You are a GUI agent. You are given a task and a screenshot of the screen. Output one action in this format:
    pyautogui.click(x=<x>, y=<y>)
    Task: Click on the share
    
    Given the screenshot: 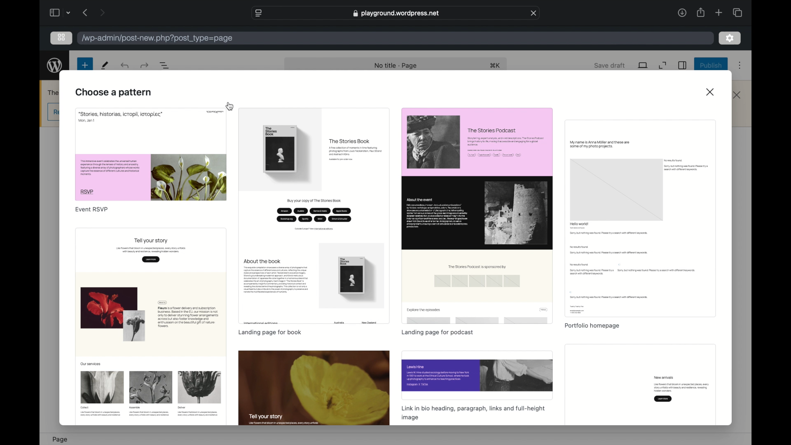 What is the action you would take?
    pyautogui.click(x=700, y=12)
    